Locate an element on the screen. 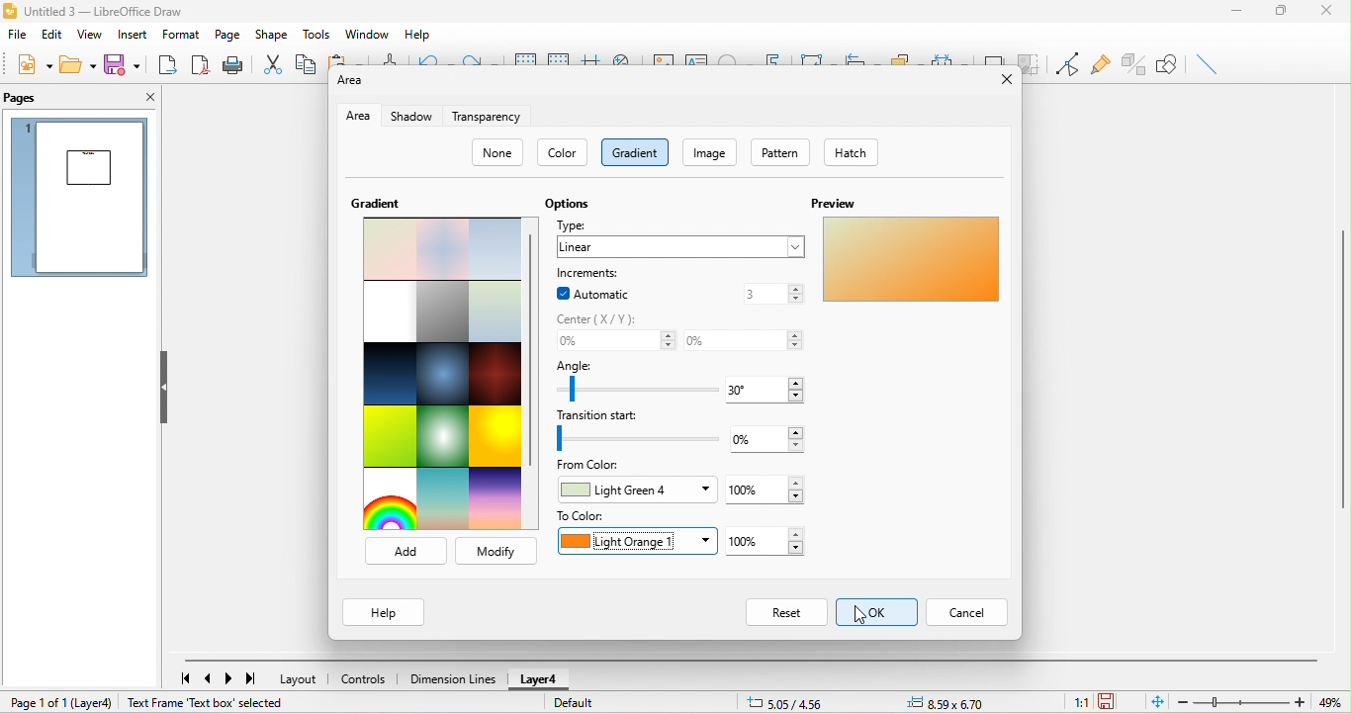  light green 4 is located at coordinates (636, 492).